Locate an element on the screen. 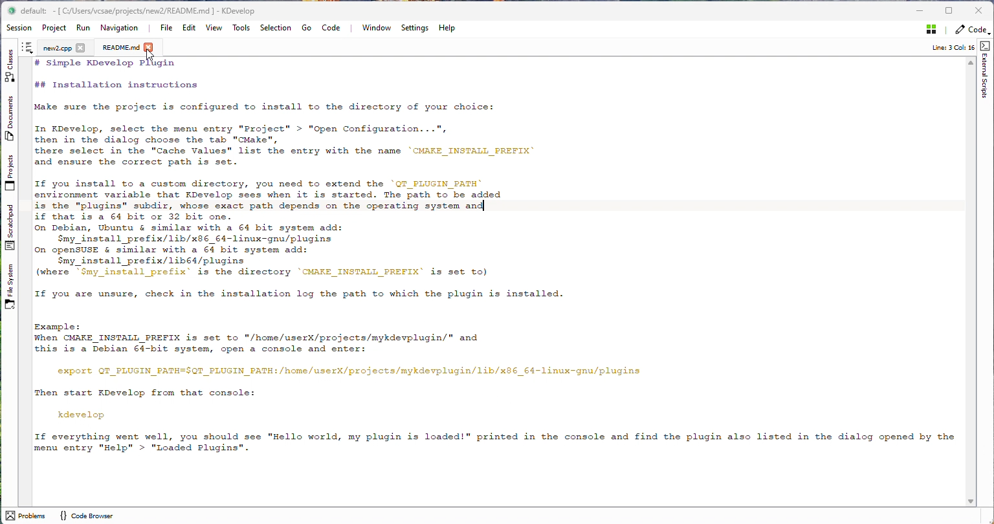  Minimize is located at coordinates (921, 11).